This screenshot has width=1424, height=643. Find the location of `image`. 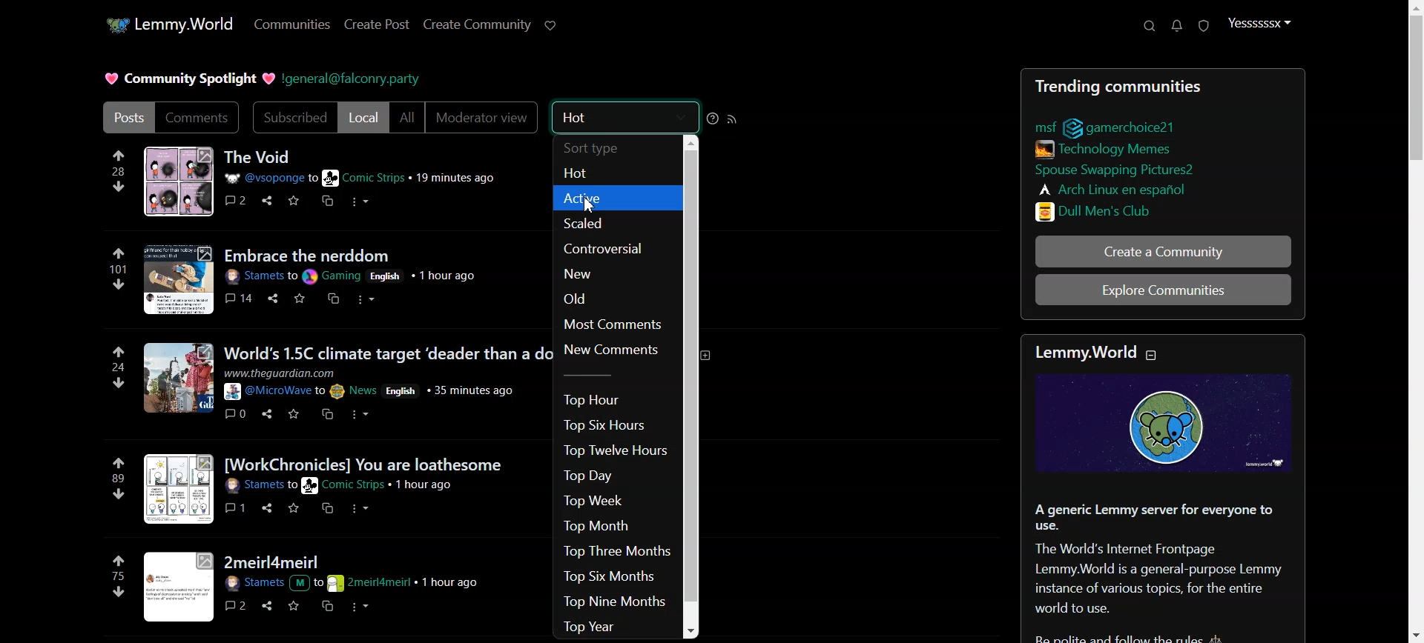

image is located at coordinates (1174, 425).